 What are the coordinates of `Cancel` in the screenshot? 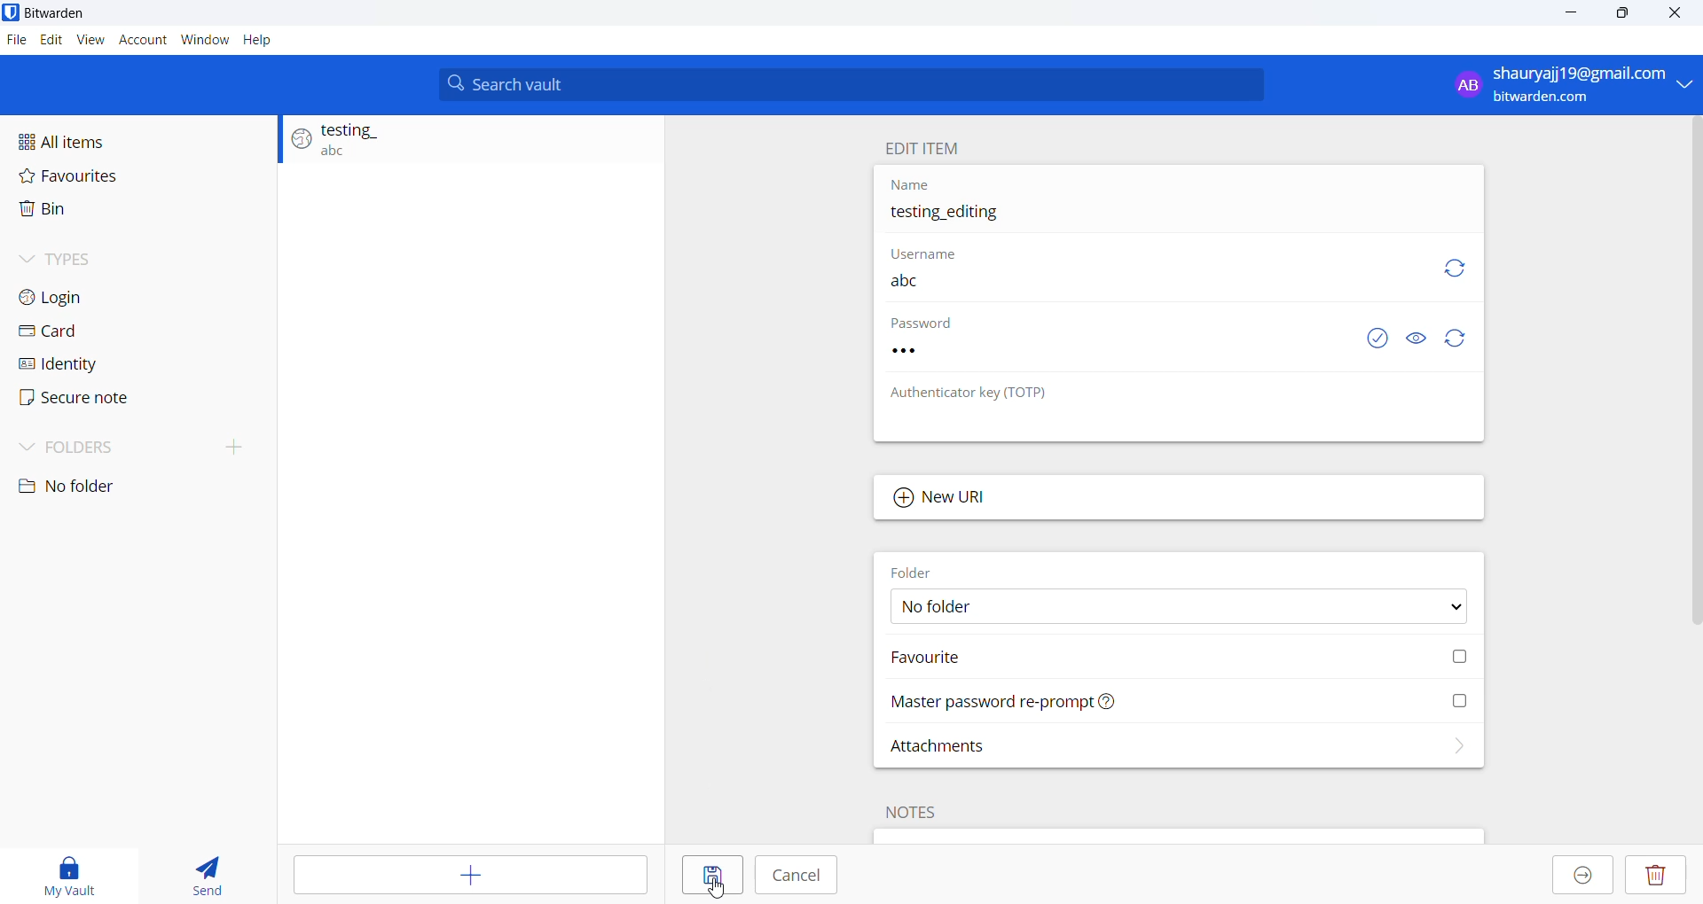 It's located at (797, 877).